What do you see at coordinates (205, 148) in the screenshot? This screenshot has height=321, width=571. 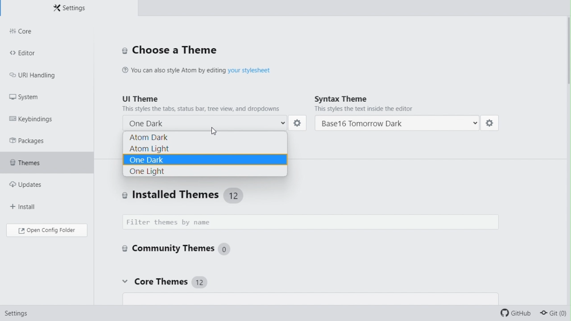 I see `atom Light` at bounding box center [205, 148].